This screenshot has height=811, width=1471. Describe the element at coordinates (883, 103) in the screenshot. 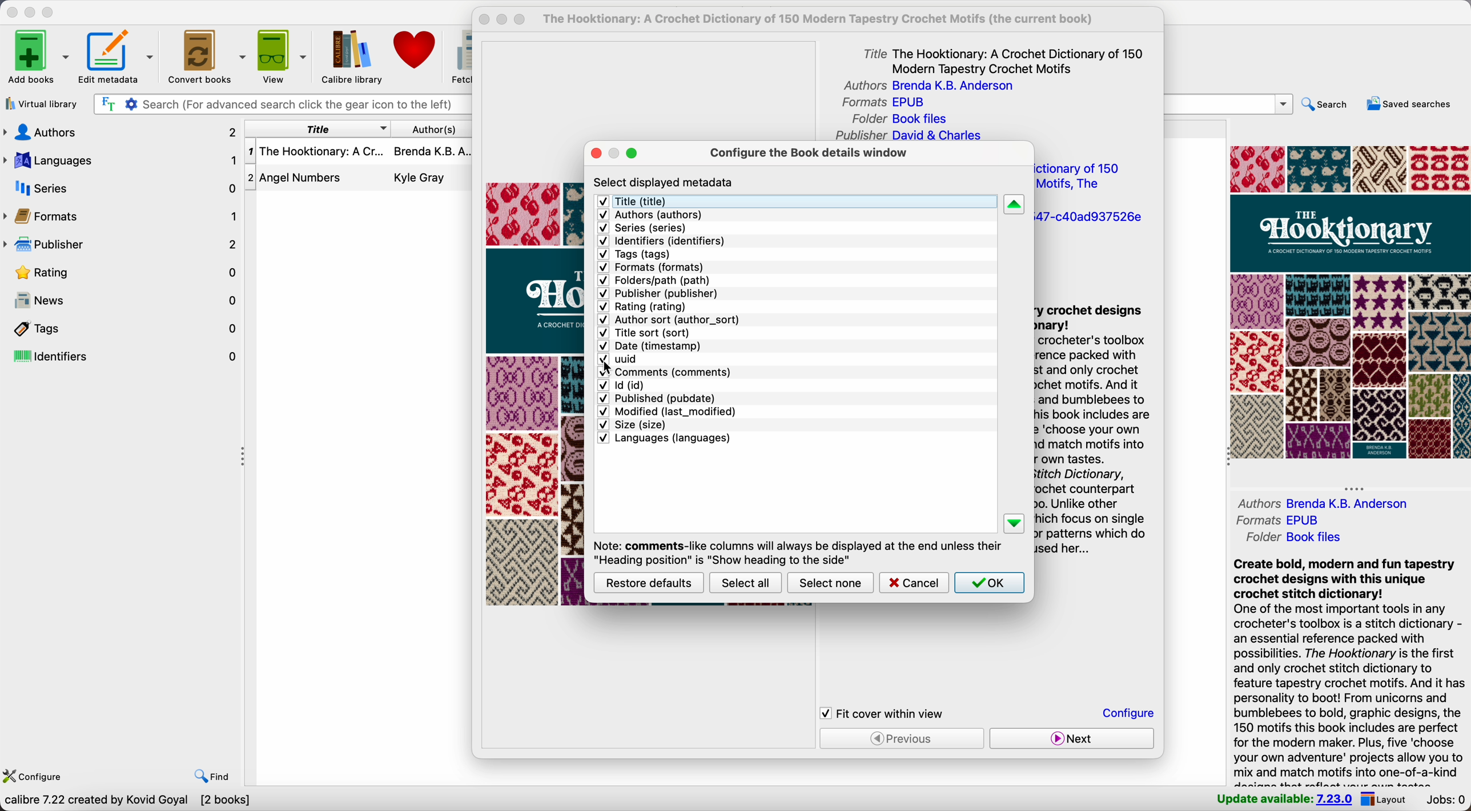

I see `formats` at that location.